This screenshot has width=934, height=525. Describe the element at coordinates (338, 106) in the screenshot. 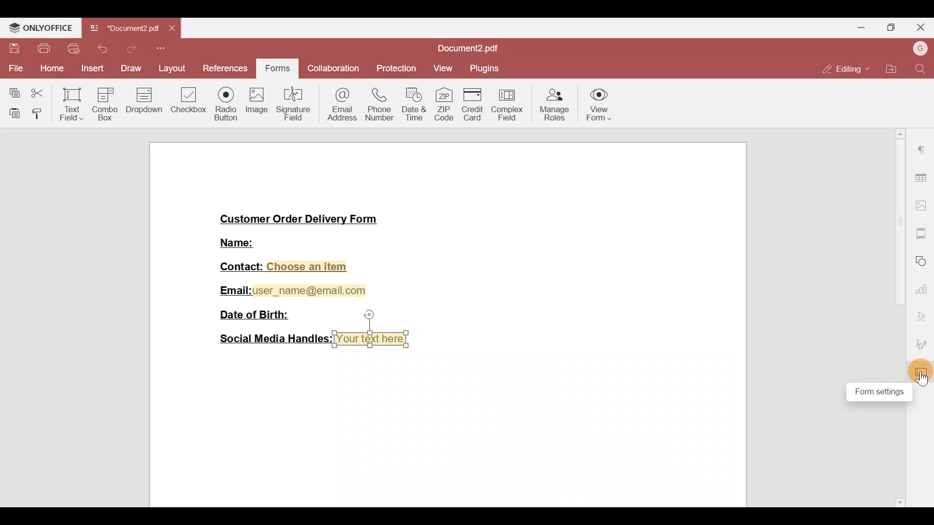

I see `Email address` at that location.